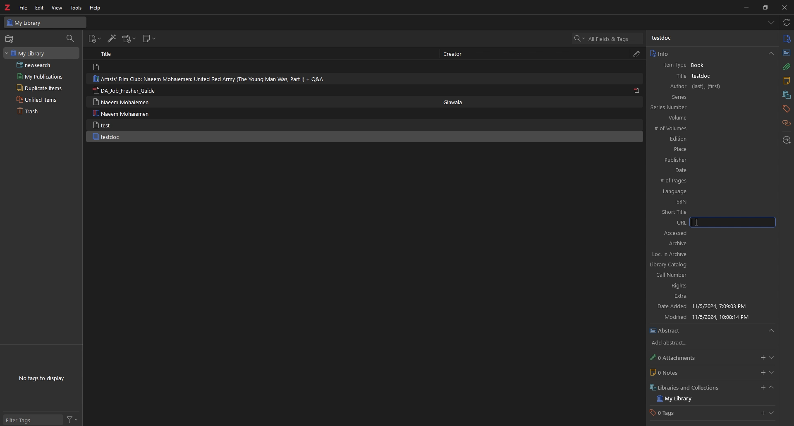  What do you see at coordinates (765, 7) in the screenshot?
I see `resize` at bounding box center [765, 7].